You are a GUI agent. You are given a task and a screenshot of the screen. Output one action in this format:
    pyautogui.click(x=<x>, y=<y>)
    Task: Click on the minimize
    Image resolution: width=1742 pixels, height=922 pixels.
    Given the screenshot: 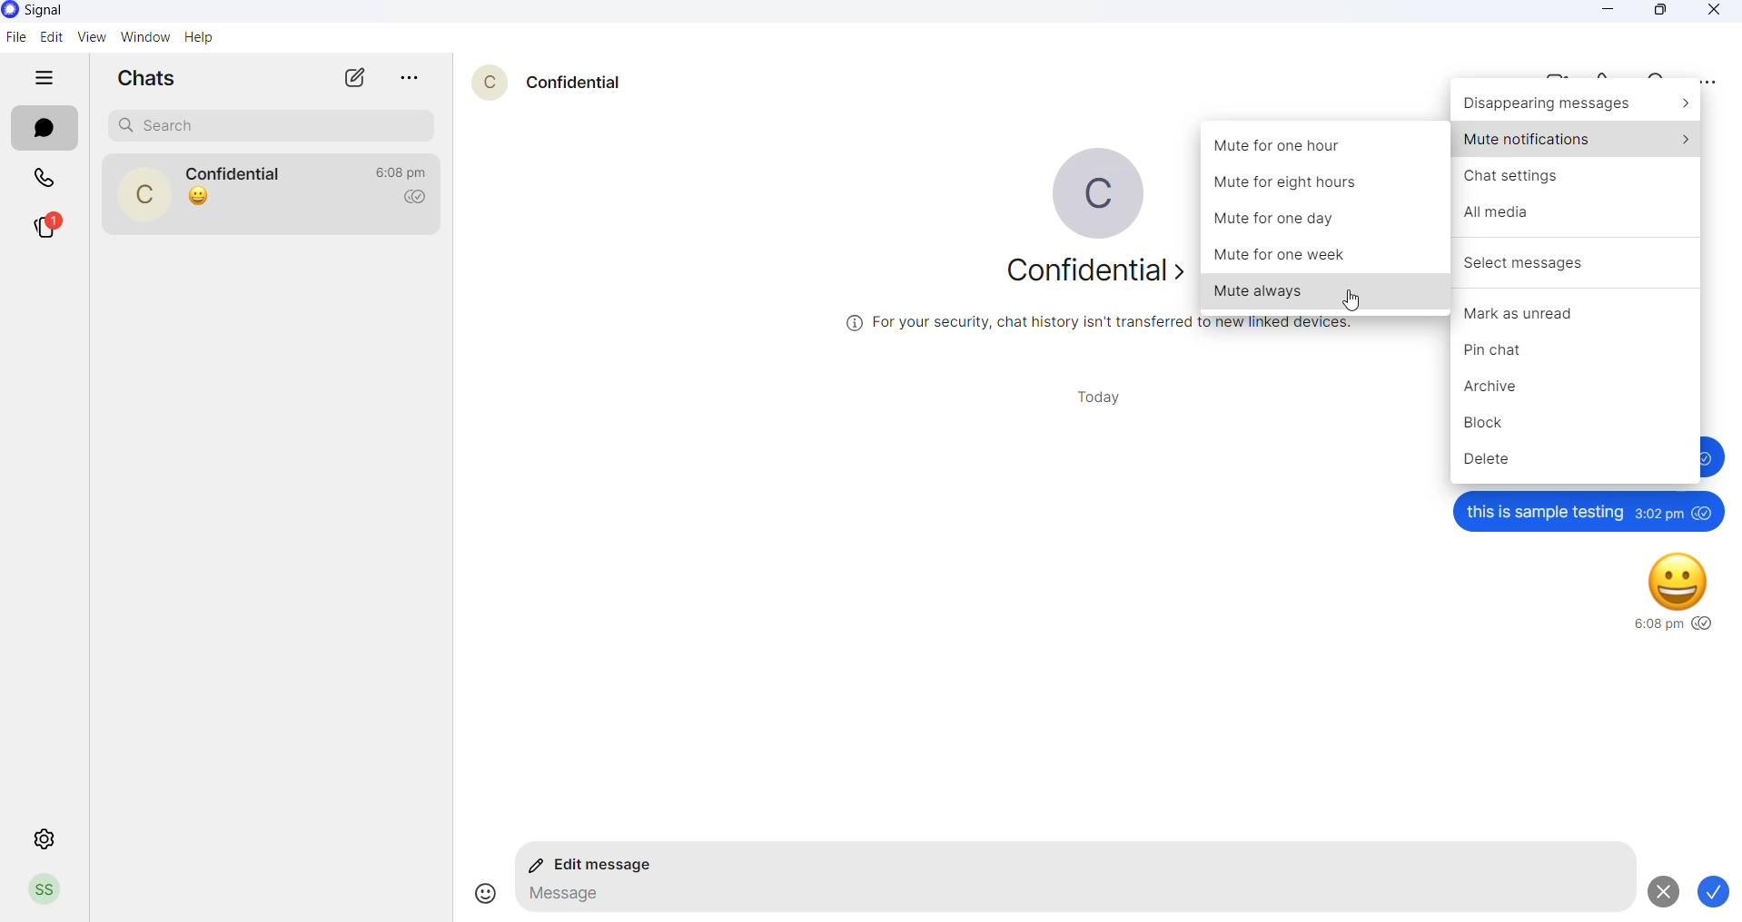 What is the action you would take?
    pyautogui.click(x=1614, y=11)
    